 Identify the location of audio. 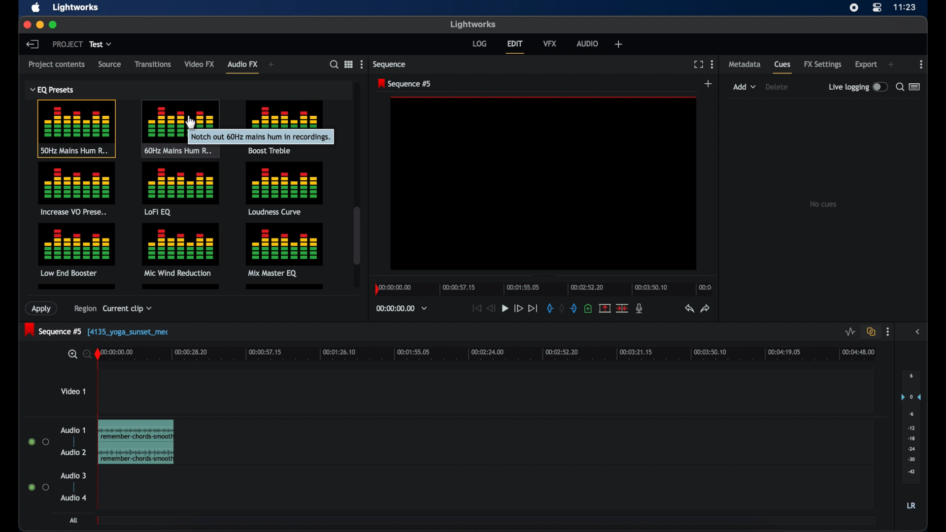
(588, 43).